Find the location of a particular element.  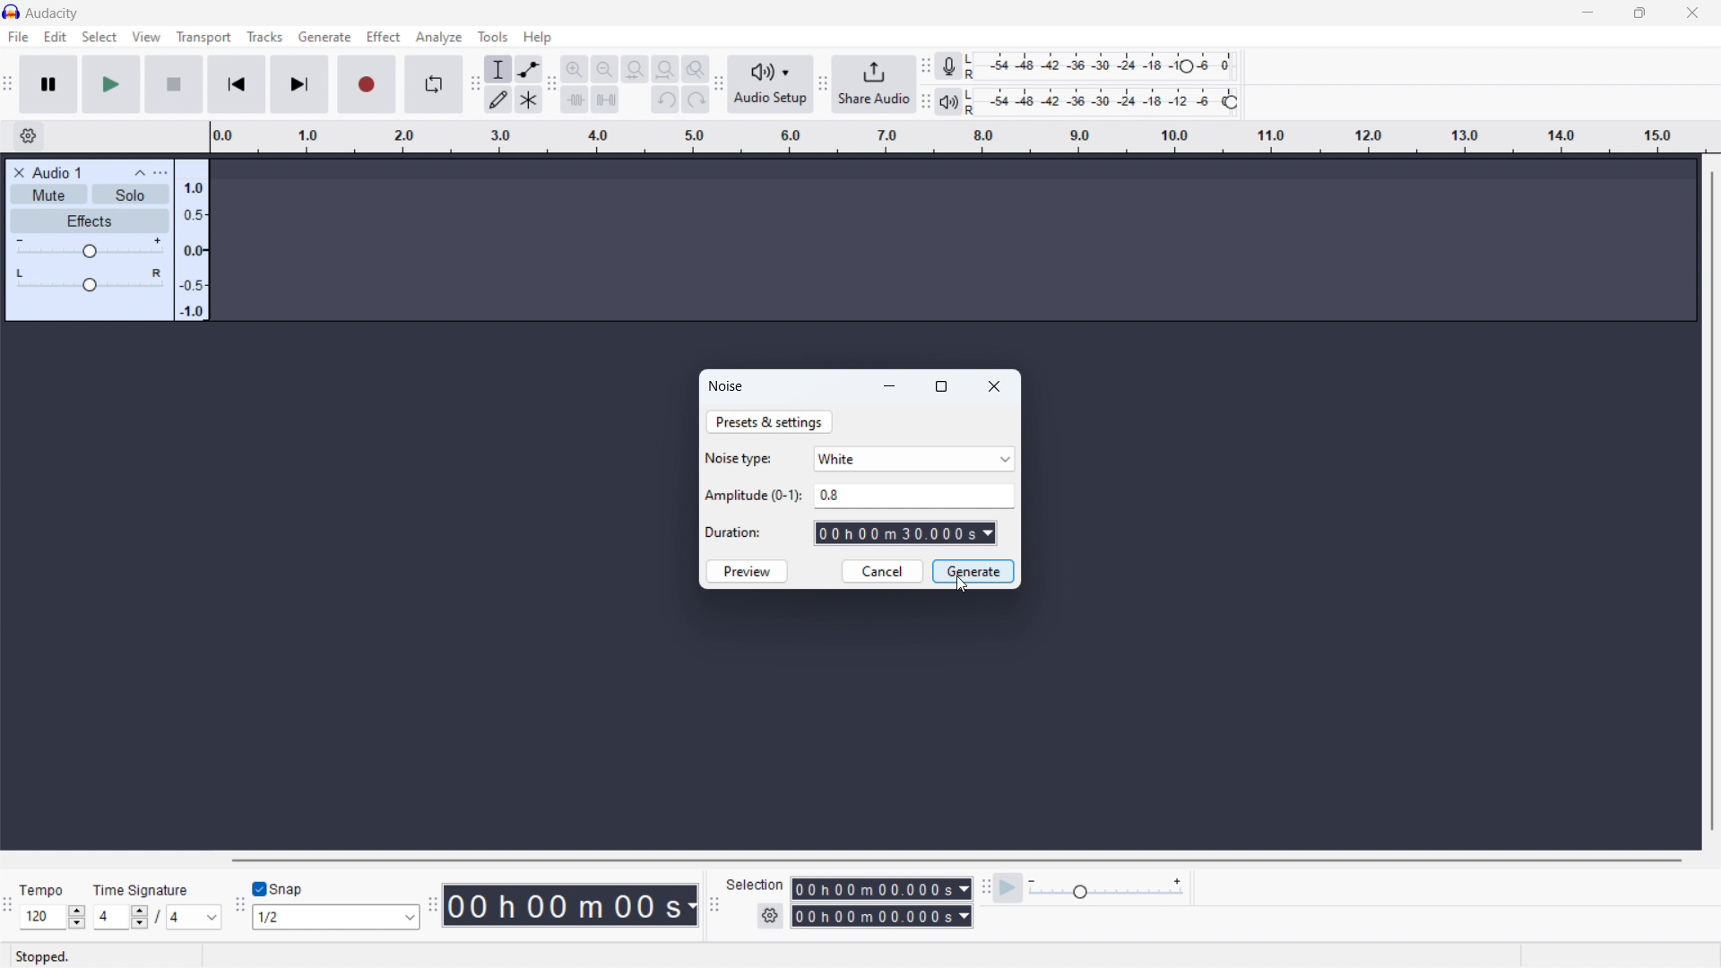

tools toolbar is located at coordinates (475, 87).